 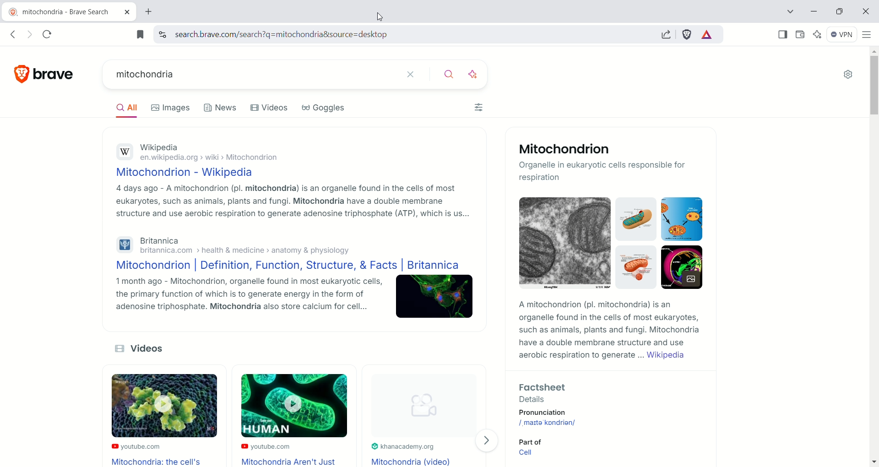 I want to click on Mitochondrion - Wikipedia, so click(x=184, y=171).